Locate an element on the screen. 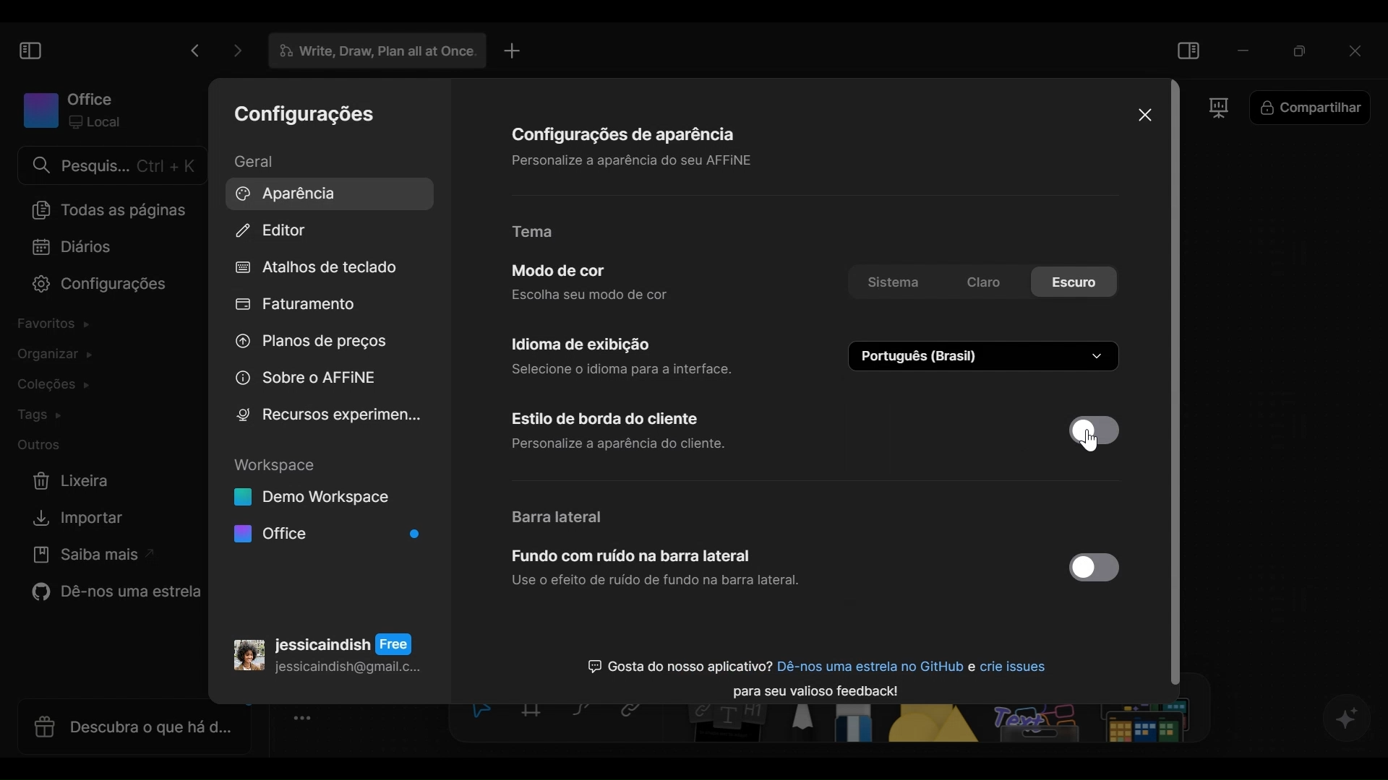  Import is located at coordinates (73, 519).